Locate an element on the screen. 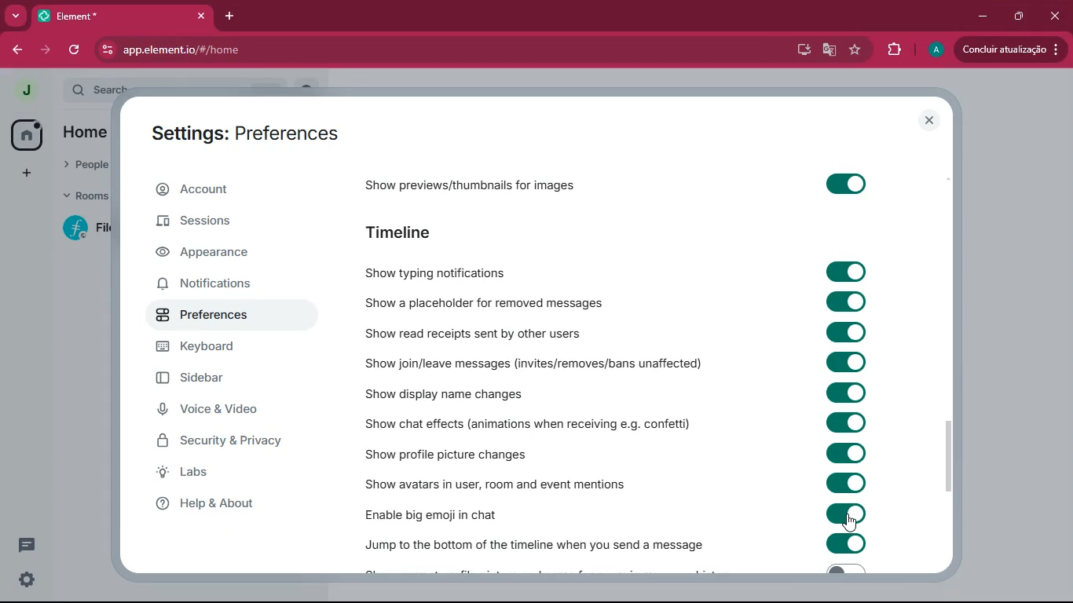 Image resolution: width=1073 pixels, height=603 pixels. appearance is located at coordinates (222, 254).